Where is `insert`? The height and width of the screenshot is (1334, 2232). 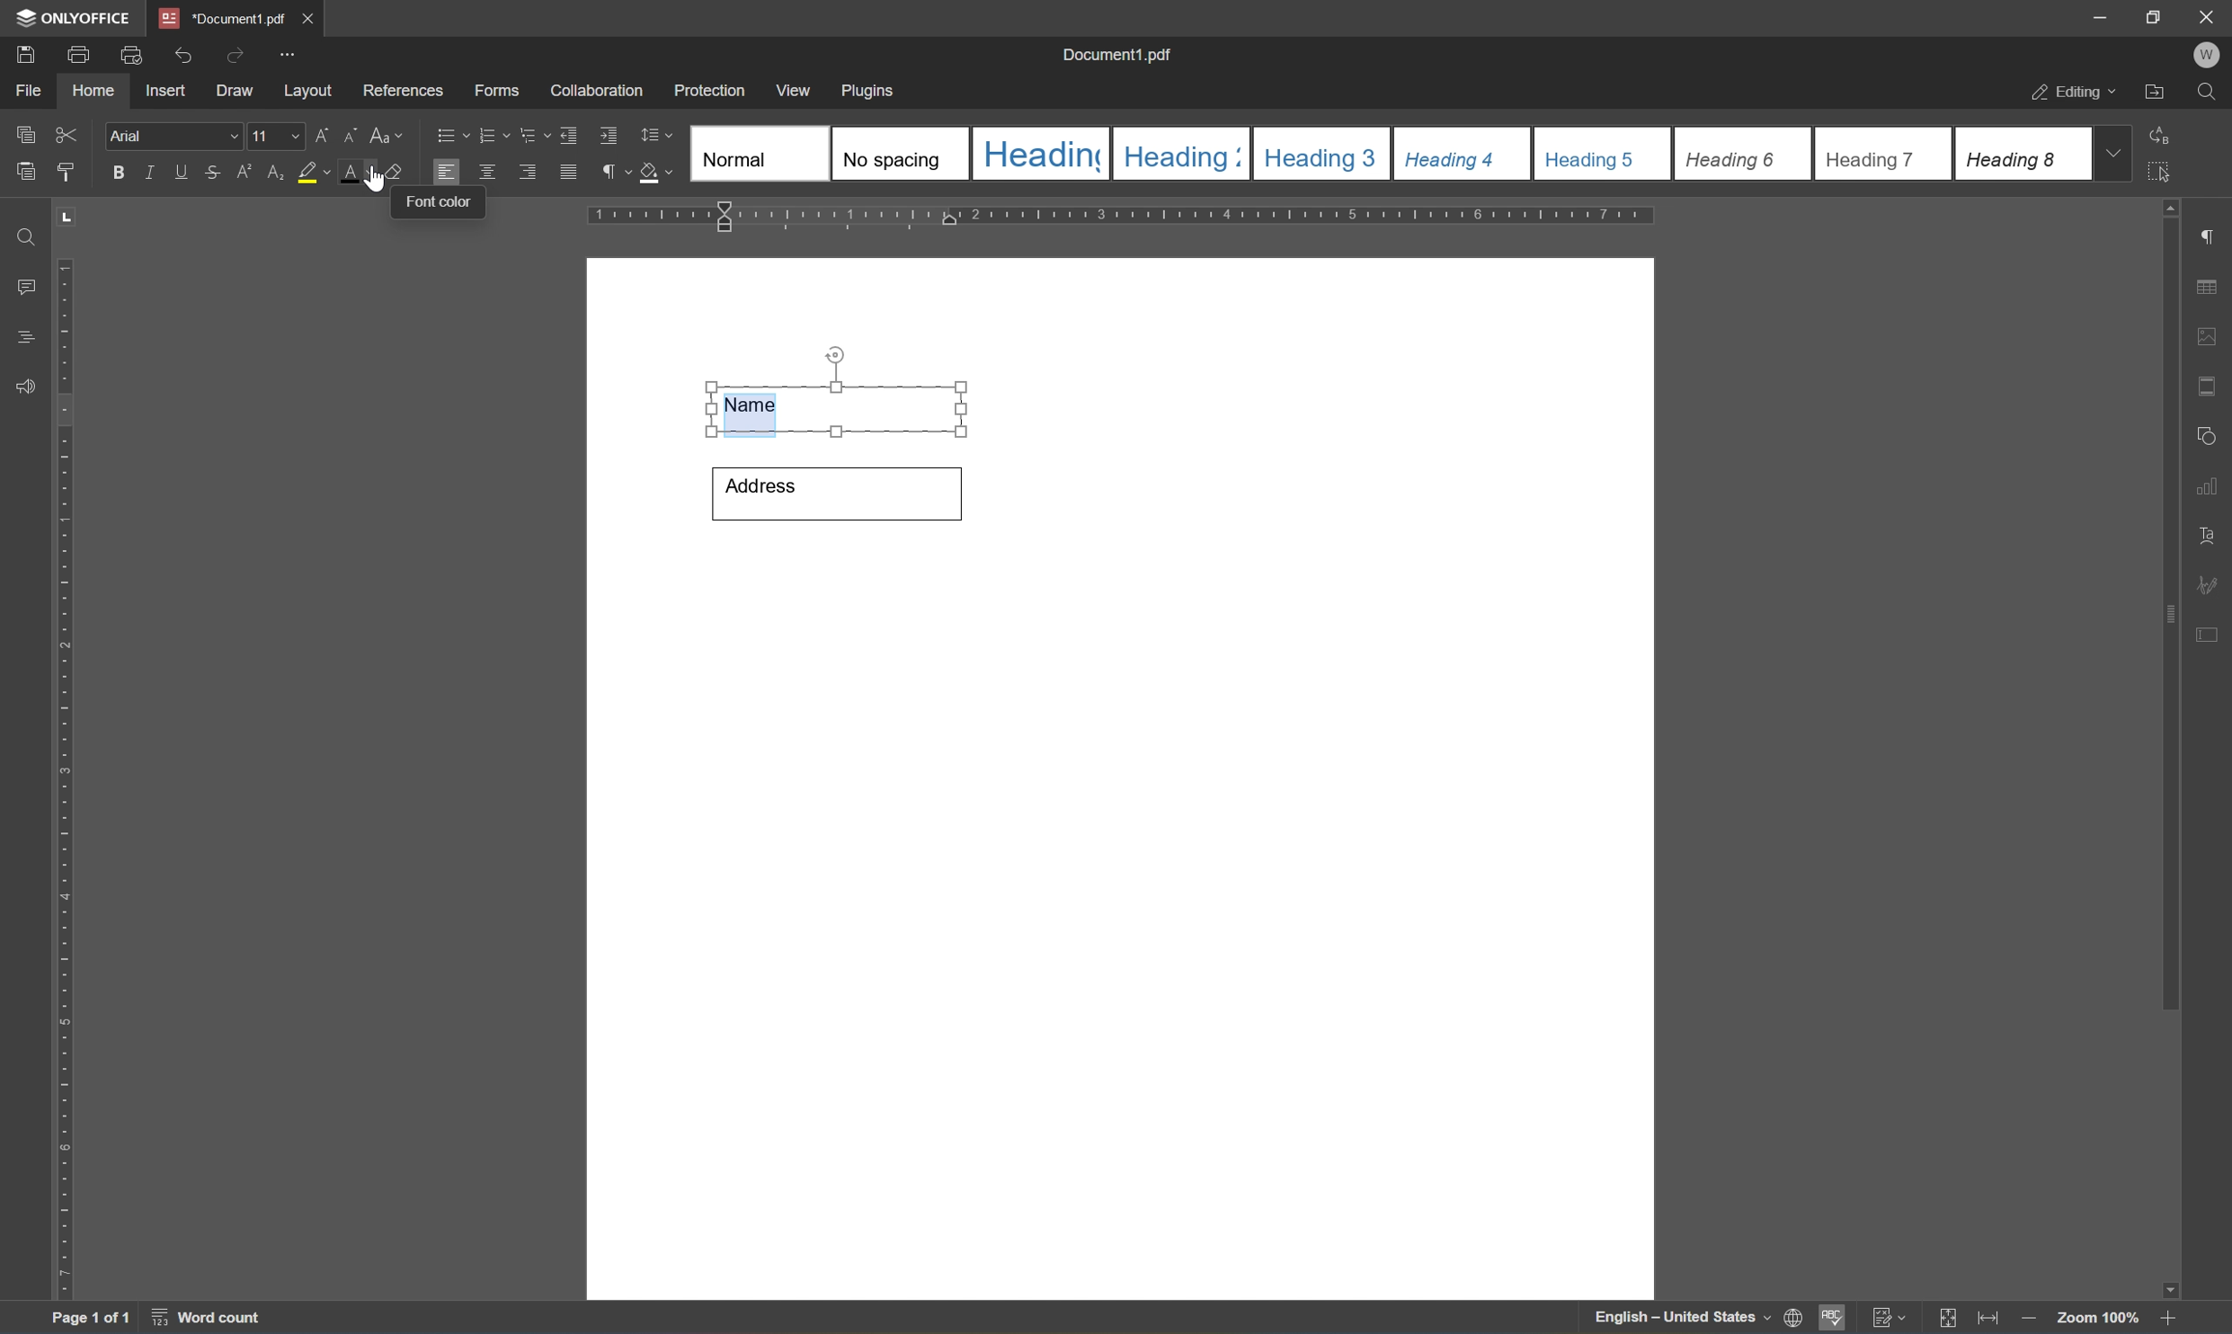 insert is located at coordinates (174, 93).